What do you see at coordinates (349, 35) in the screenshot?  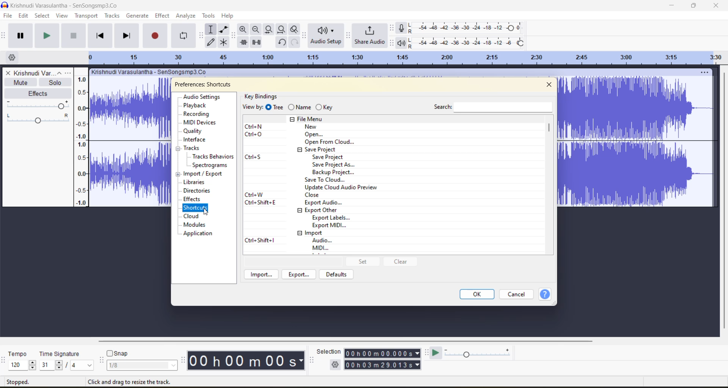 I see `share audio toolbar` at bounding box center [349, 35].